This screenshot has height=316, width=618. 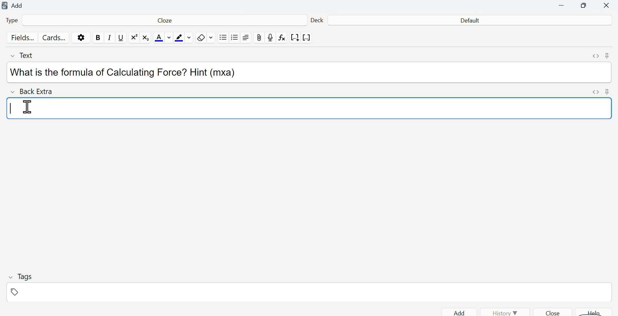 I want to click on cursor, so click(x=28, y=106).